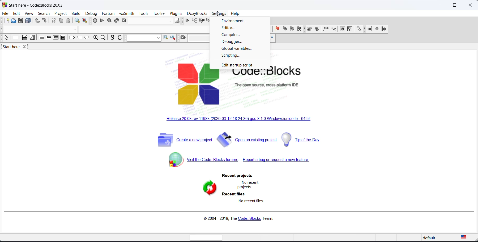 The height and width of the screenshot is (242, 478). Describe the element at coordinates (169, 21) in the screenshot. I see `dropdown` at that location.